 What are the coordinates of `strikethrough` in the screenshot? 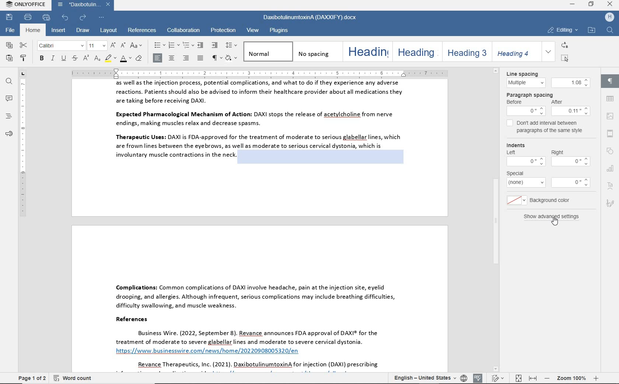 It's located at (74, 59).